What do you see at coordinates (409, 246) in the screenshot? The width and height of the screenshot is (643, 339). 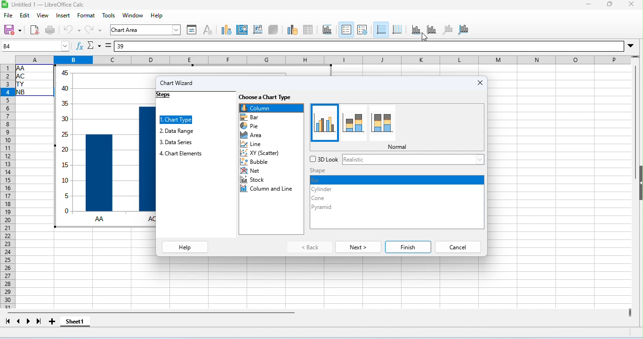 I see `finish` at bounding box center [409, 246].